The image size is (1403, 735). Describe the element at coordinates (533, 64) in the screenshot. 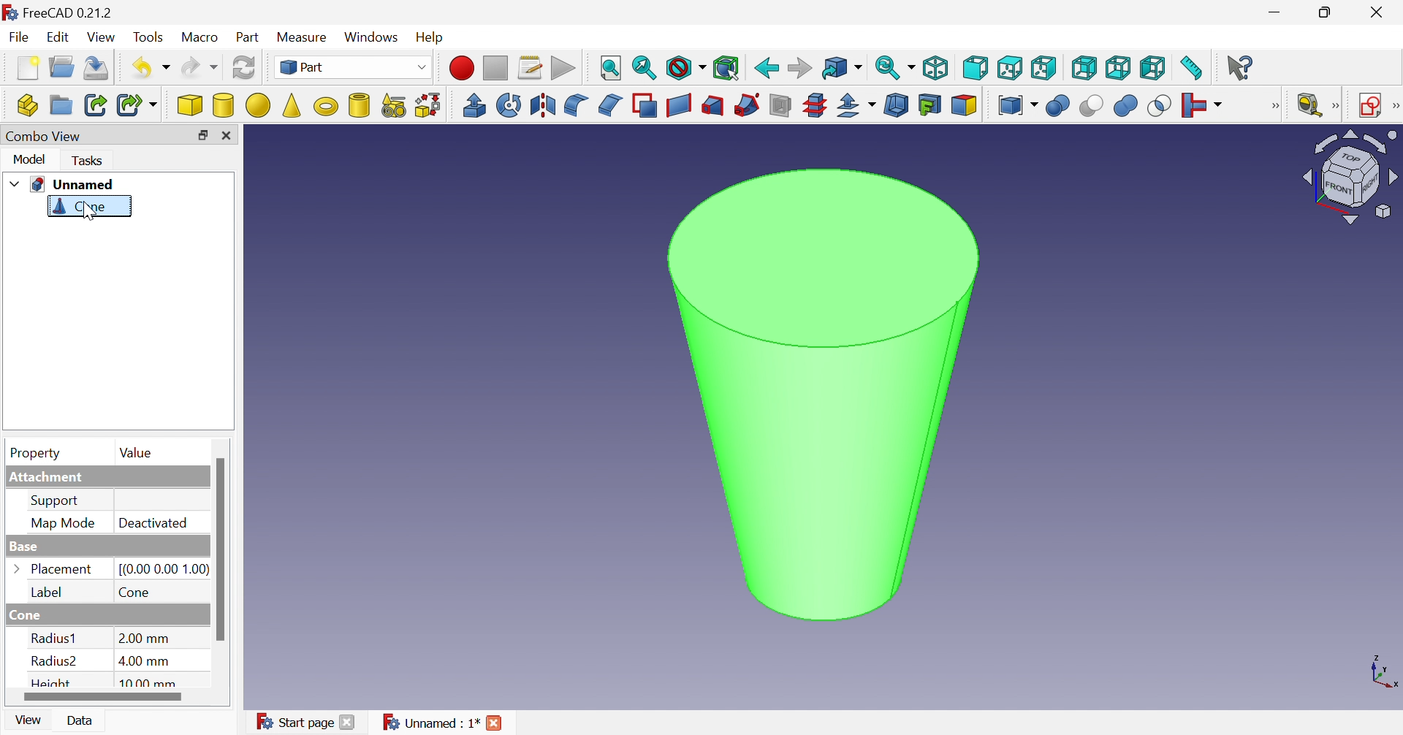

I see `Macros` at that location.